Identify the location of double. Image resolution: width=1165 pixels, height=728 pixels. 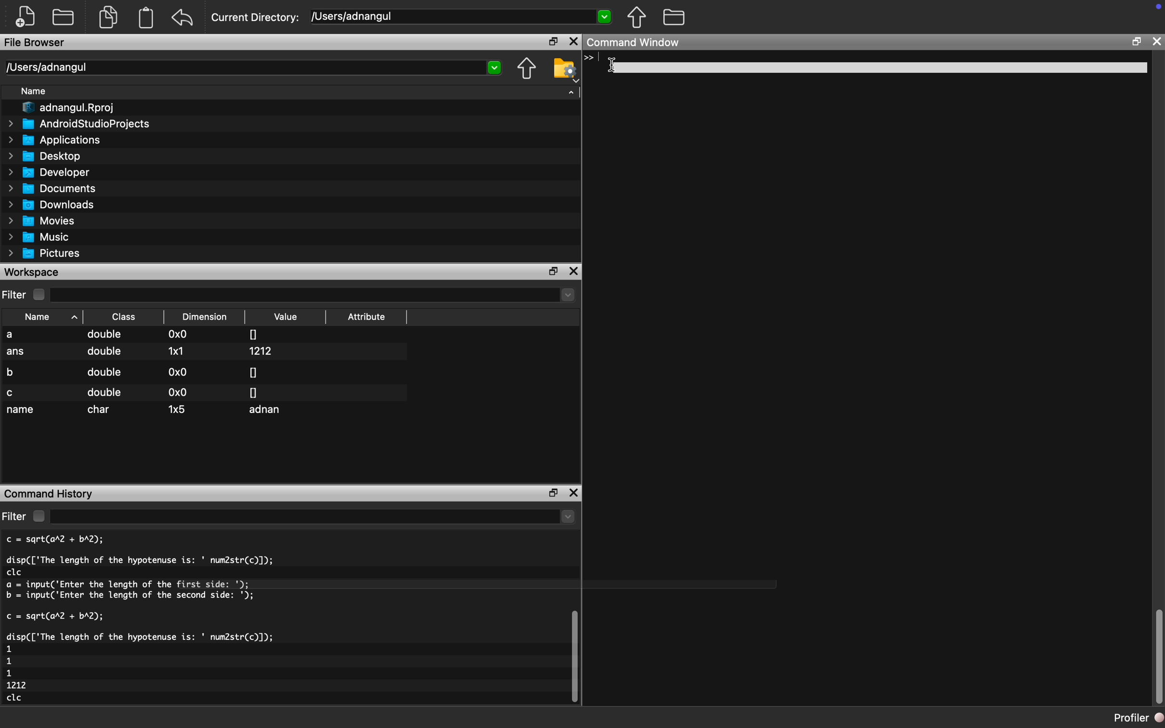
(104, 392).